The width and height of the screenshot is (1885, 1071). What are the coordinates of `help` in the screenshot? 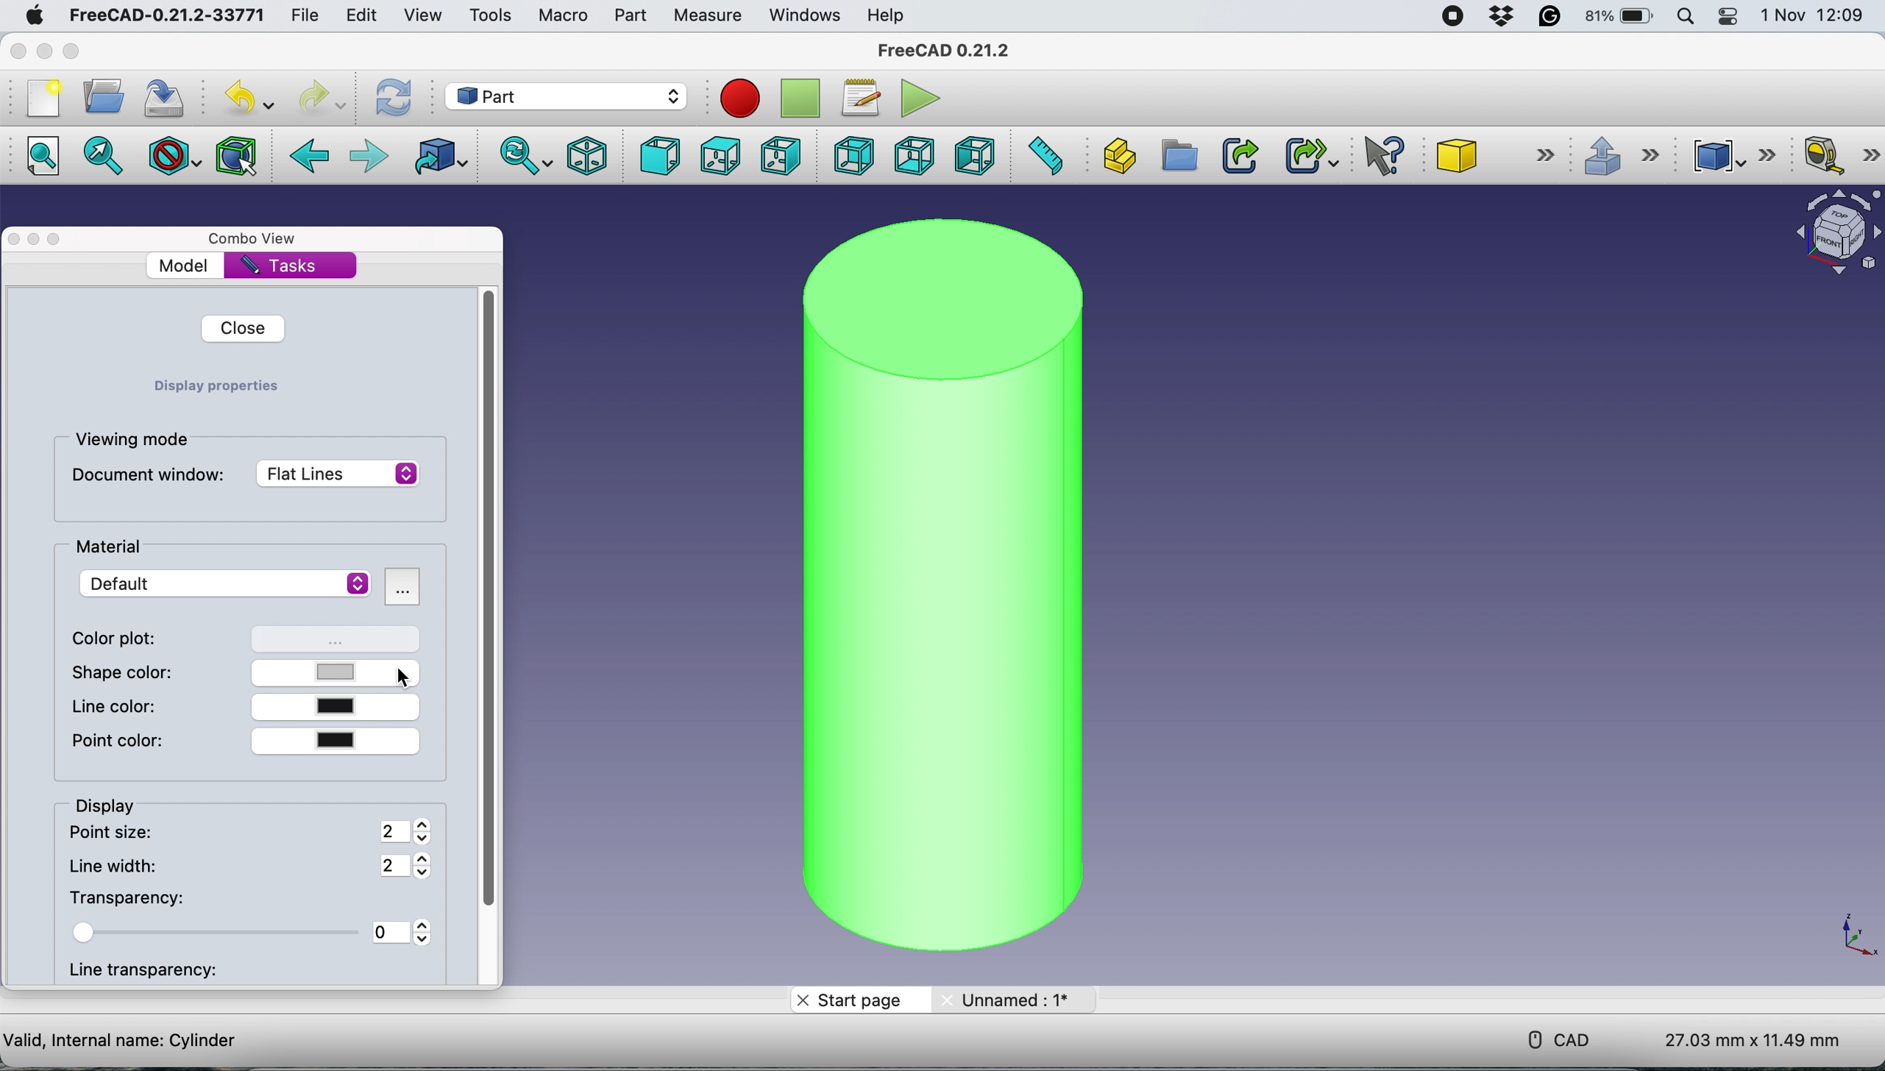 It's located at (889, 16).